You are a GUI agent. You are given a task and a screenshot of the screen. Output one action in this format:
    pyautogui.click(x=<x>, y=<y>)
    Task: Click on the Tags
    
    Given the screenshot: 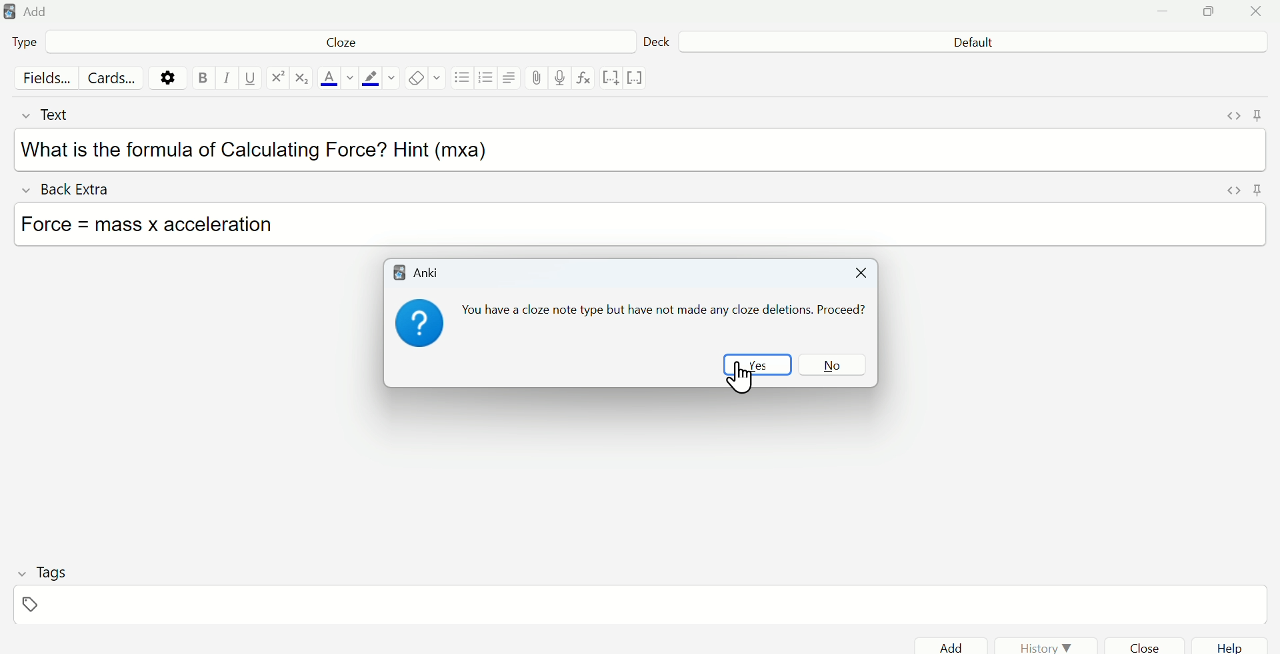 What is the action you would take?
    pyautogui.click(x=33, y=606)
    